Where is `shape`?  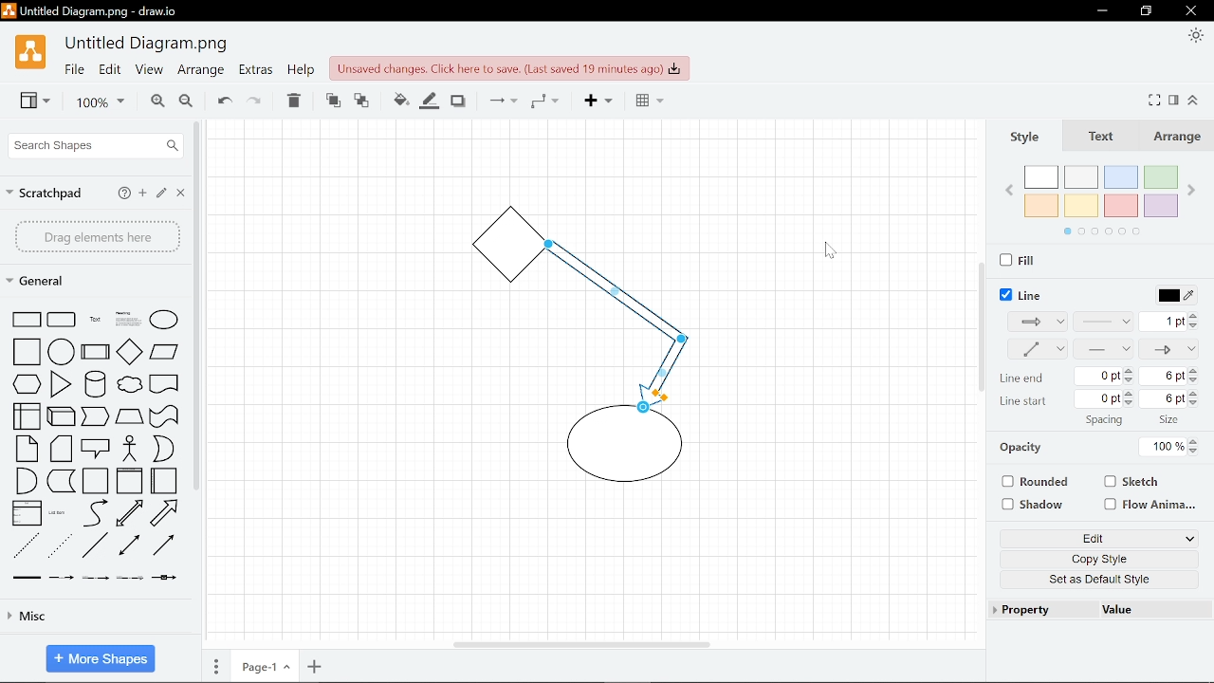 shape is located at coordinates (164, 416).